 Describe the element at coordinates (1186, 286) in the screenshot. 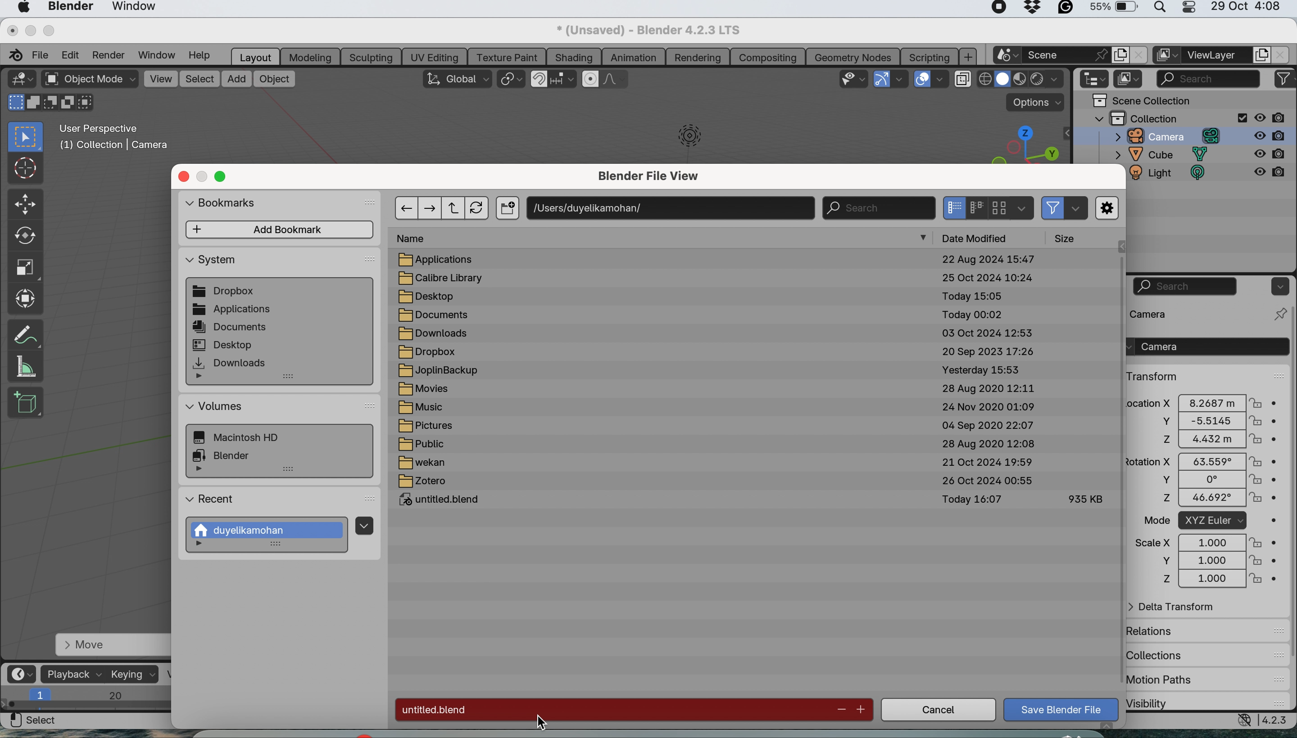

I see `search` at that location.